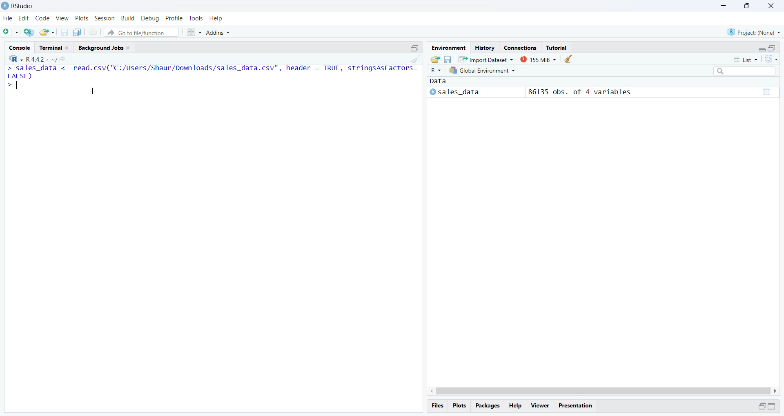  I want to click on Load workspace, so click(435, 60).